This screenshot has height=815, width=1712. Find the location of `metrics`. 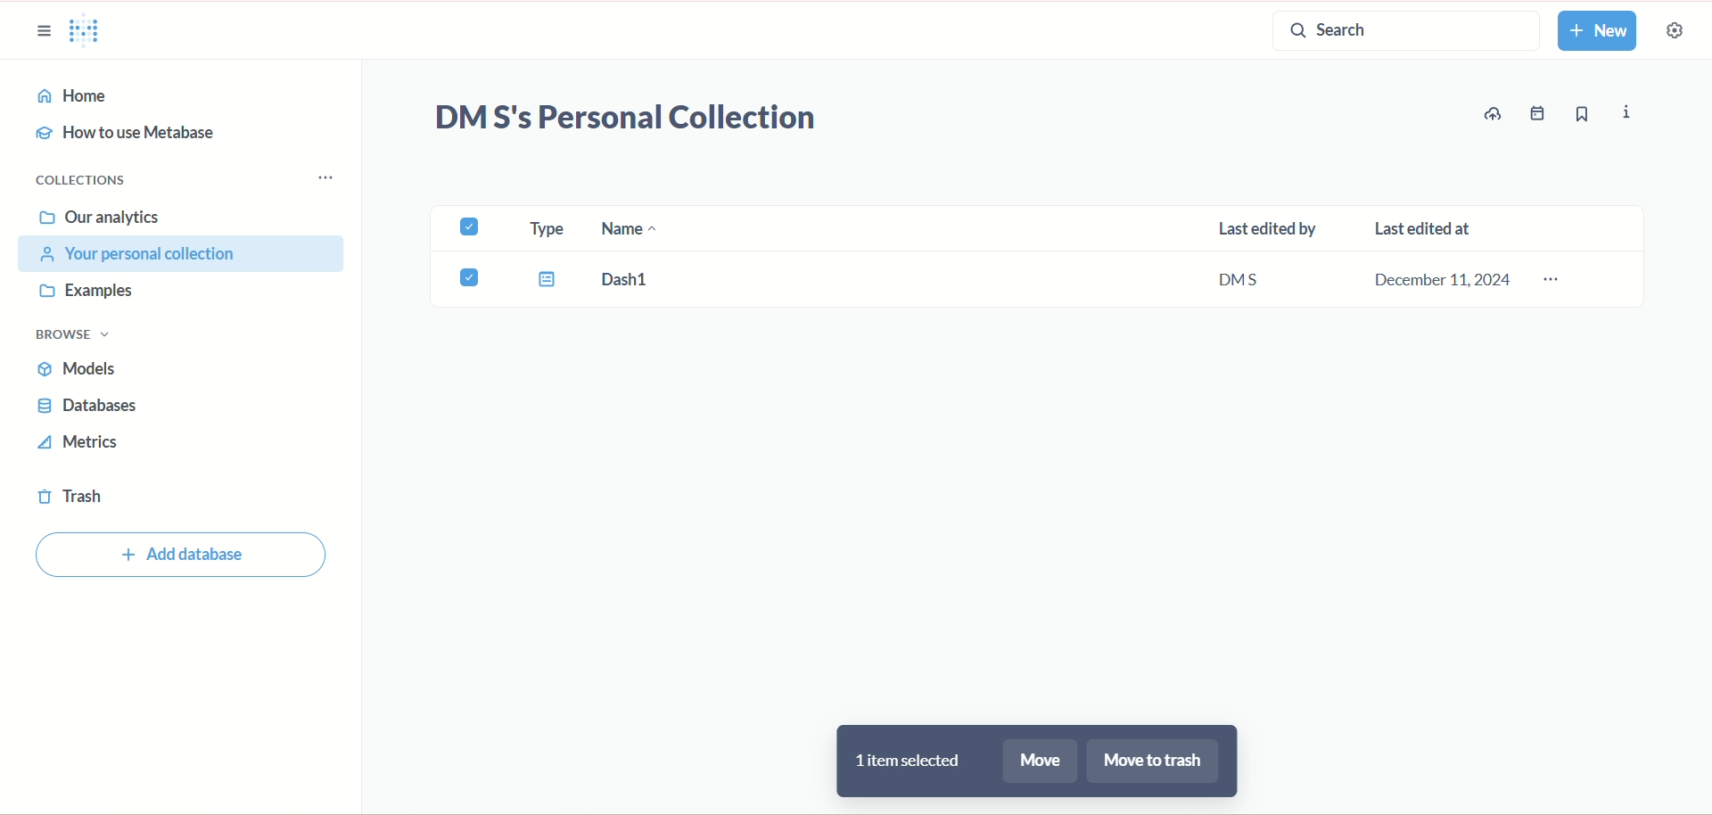

metrics is located at coordinates (88, 442).